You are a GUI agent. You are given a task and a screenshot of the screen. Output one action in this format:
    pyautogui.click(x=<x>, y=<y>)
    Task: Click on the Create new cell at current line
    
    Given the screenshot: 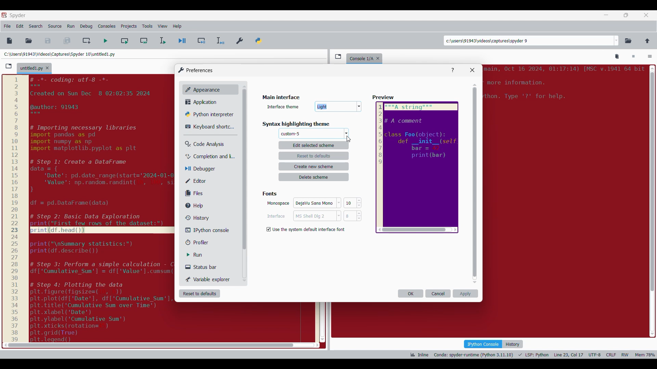 What is the action you would take?
    pyautogui.click(x=87, y=41)
    